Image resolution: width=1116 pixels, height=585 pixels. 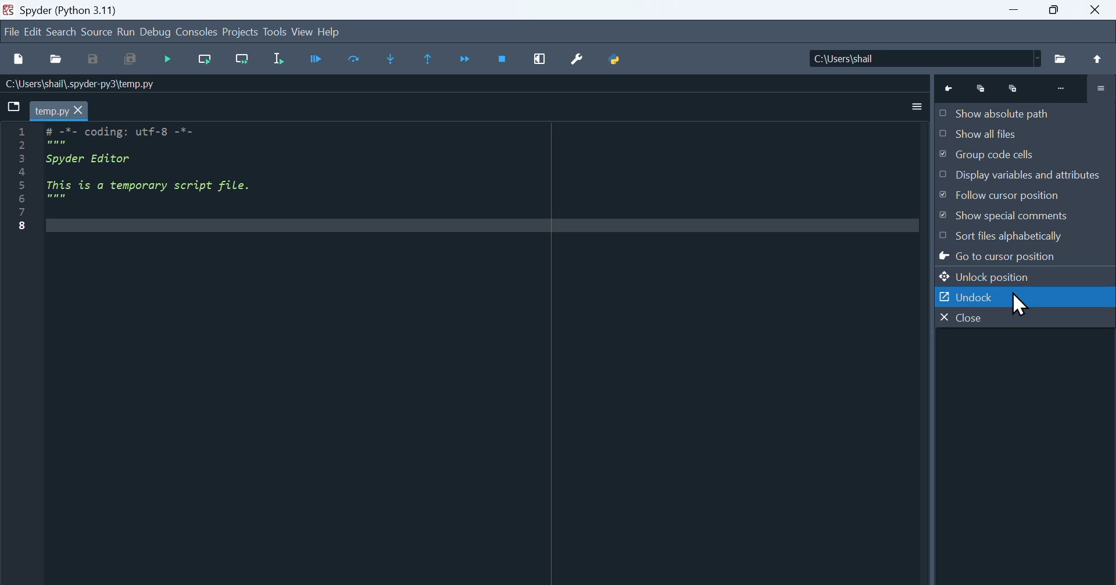 What do you see at coordinates (1025, 297) in the screenshot?
I see `Undock` at bounding box center [1025, 297].